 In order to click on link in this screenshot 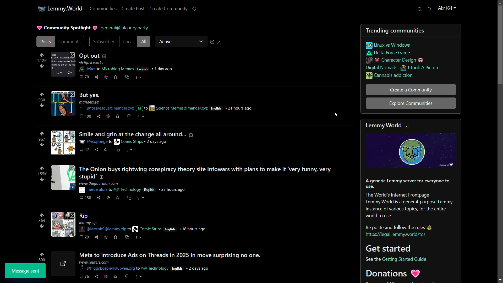, I will do `click(106, 77)`.